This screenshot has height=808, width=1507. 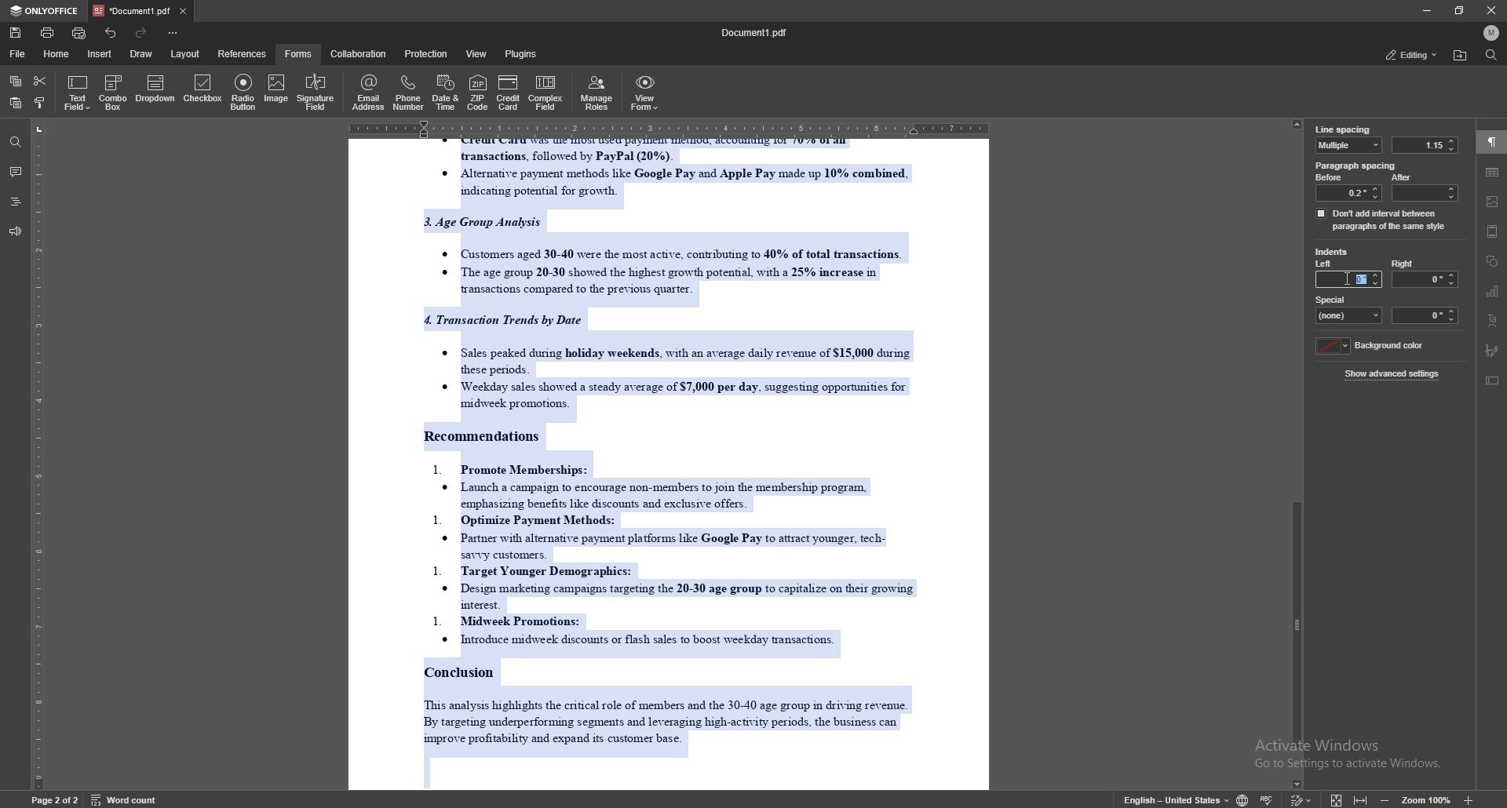 I want to click on page, so click(x=55, y=799).